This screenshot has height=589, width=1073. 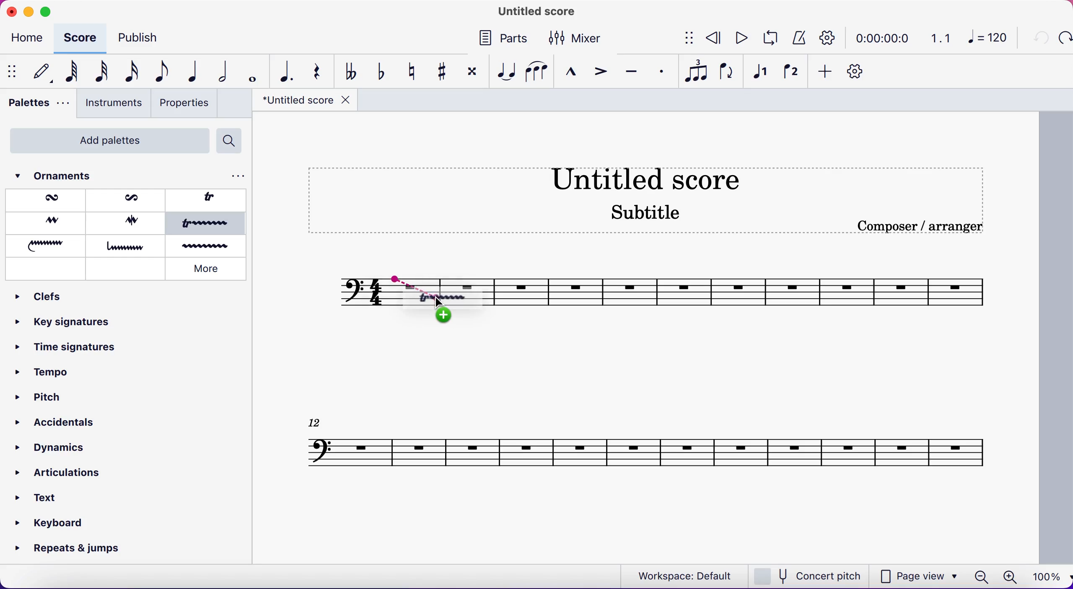 I want to click on page view, so click(x=920, y=575).